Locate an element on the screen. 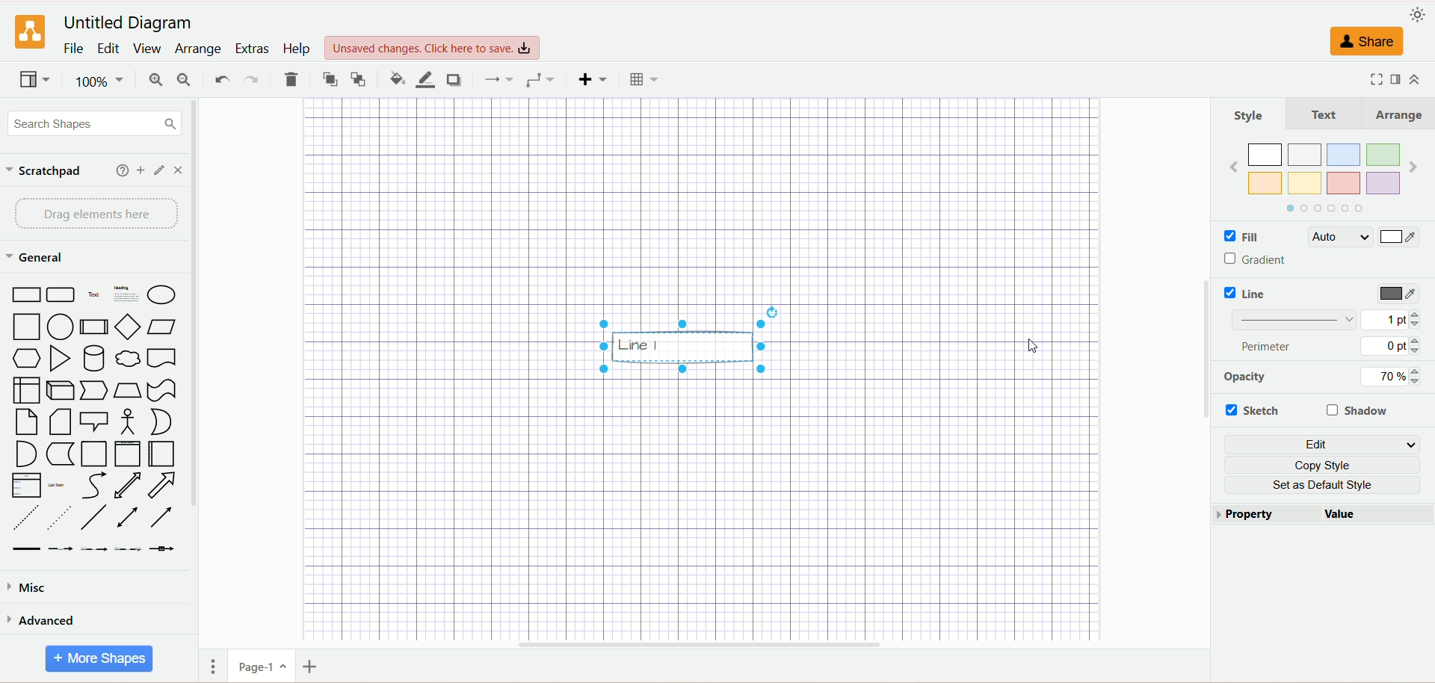  Parallelogram is located at coordinates (161, 327).